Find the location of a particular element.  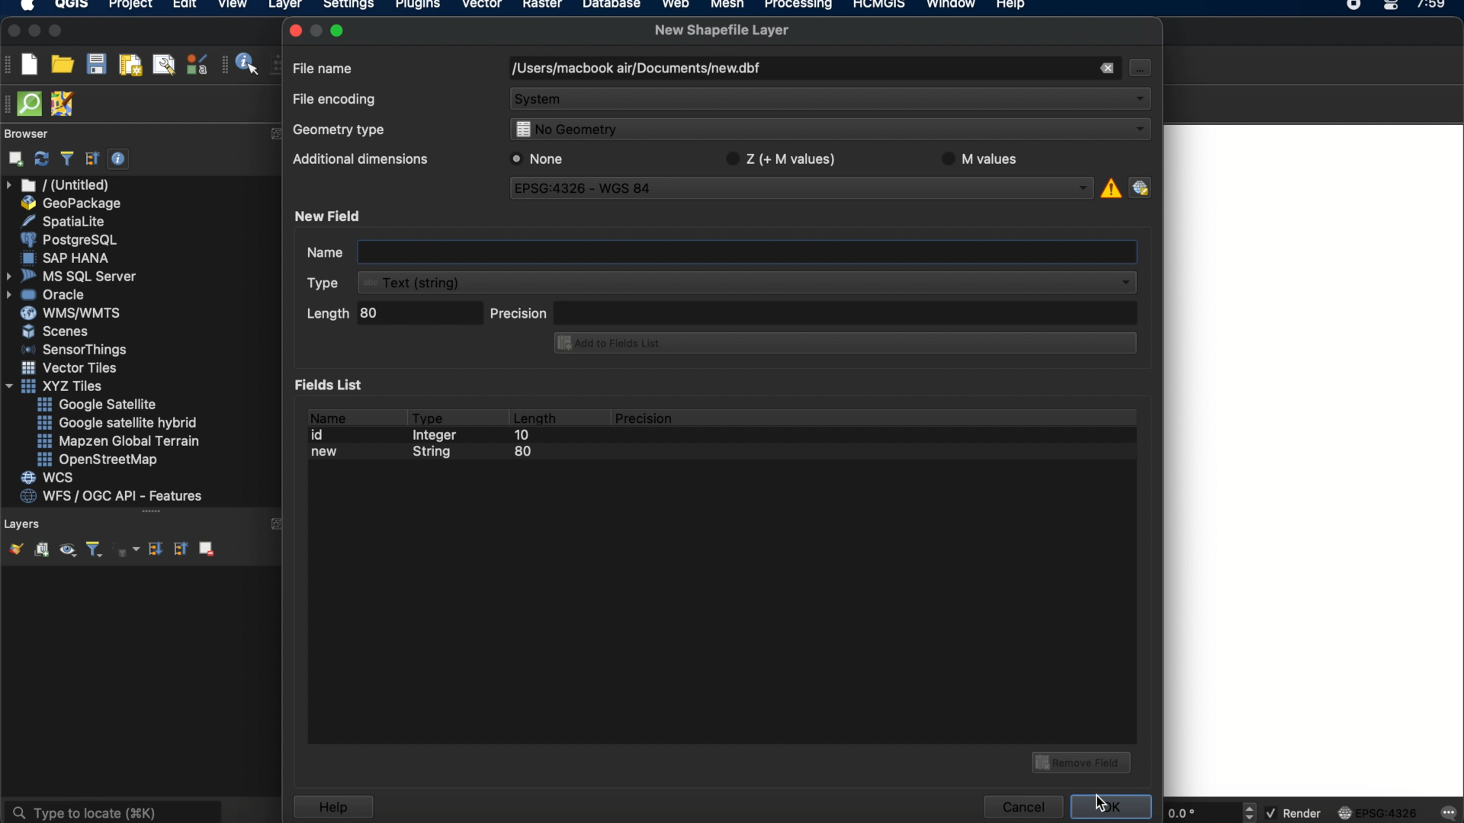

length is located at coordinates (534, 415).